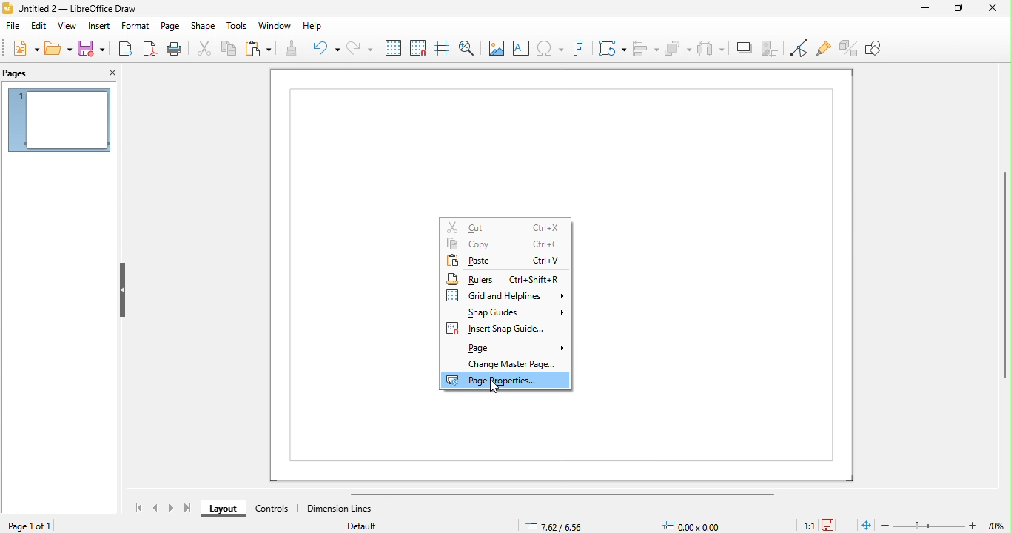  What do you see at coordinates (174, 49) in the screenshot?
I see `print` at bounding box center [174, 49].